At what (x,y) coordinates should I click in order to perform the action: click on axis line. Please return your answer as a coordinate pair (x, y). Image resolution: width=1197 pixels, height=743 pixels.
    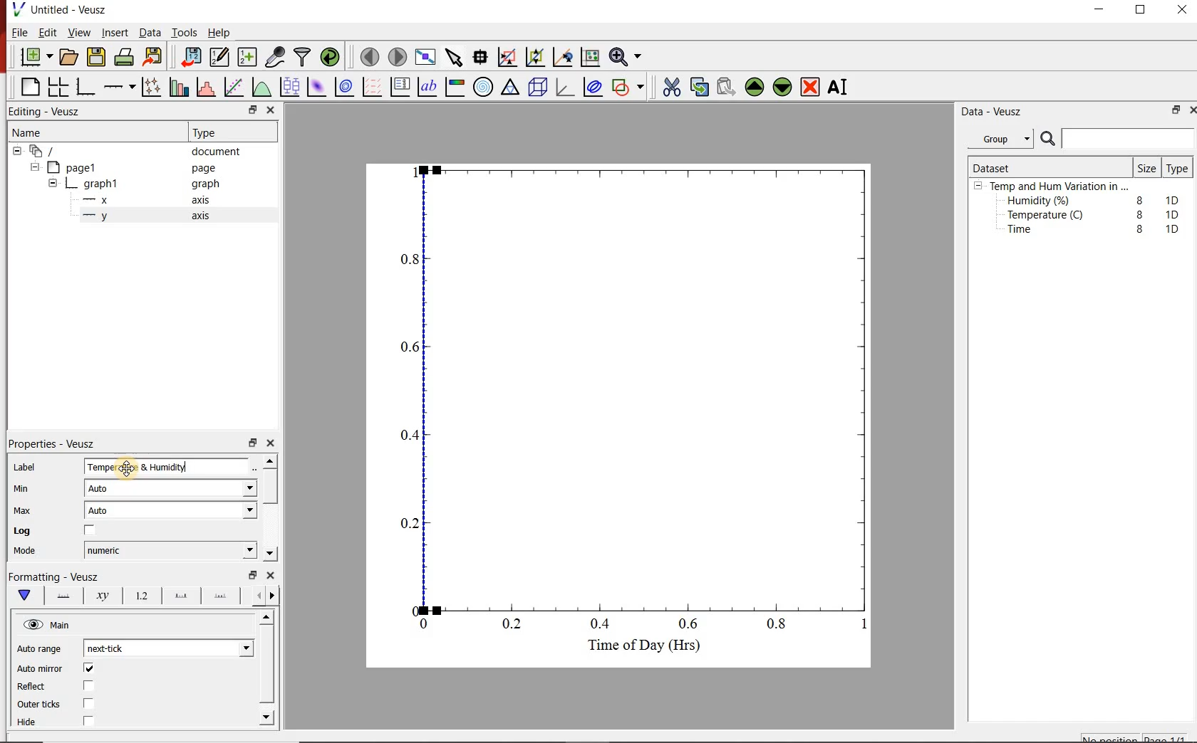
    Looking at the image, I should click on (64, 596).